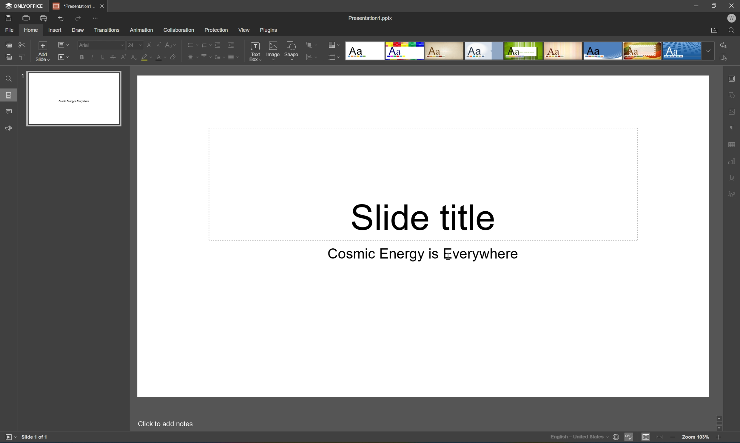 This screenshot has height=443, width=740. I want to click on Welcome, so click(733, 17).